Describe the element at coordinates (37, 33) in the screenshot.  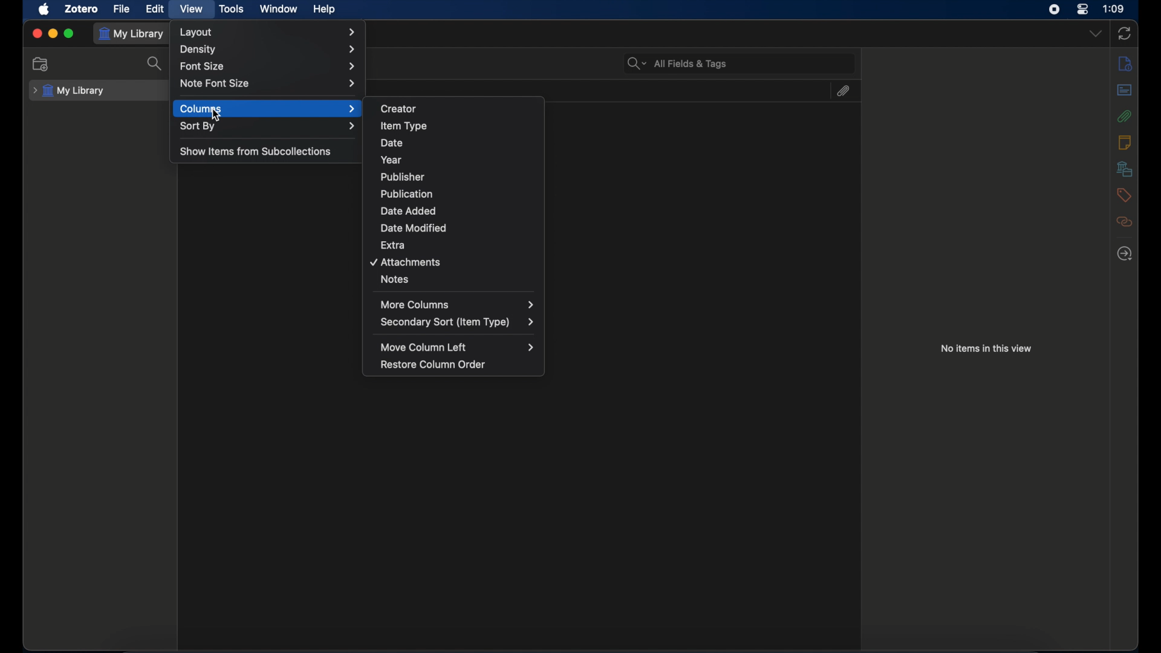
I see `close` at that location.